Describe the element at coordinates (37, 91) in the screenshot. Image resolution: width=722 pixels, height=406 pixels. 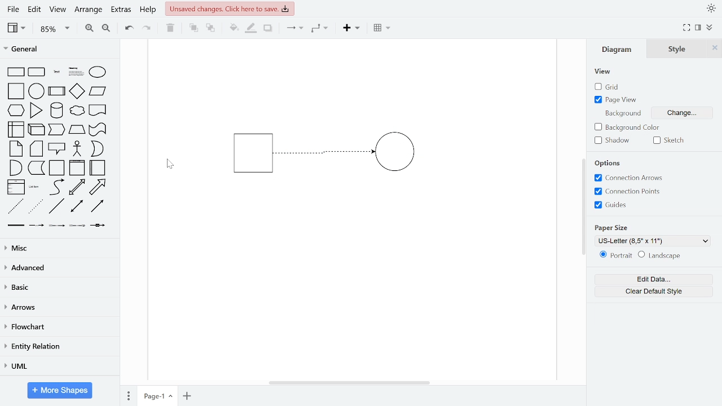
I see `circle` at that location.